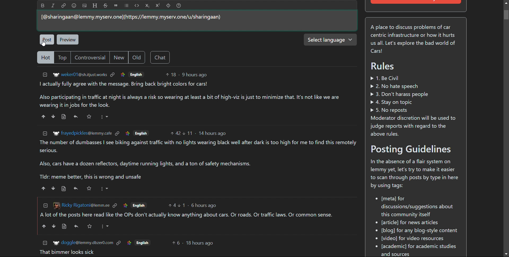  Describe the element at coordinates (127, 133) in the screenshot. I see `link` at that location.